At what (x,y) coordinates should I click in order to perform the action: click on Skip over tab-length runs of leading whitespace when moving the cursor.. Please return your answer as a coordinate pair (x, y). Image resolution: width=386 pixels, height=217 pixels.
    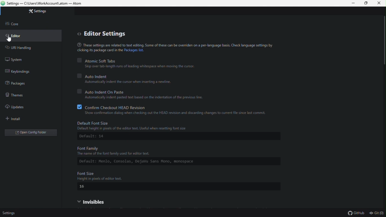
    Looking at the image, I should click on (139, 66).